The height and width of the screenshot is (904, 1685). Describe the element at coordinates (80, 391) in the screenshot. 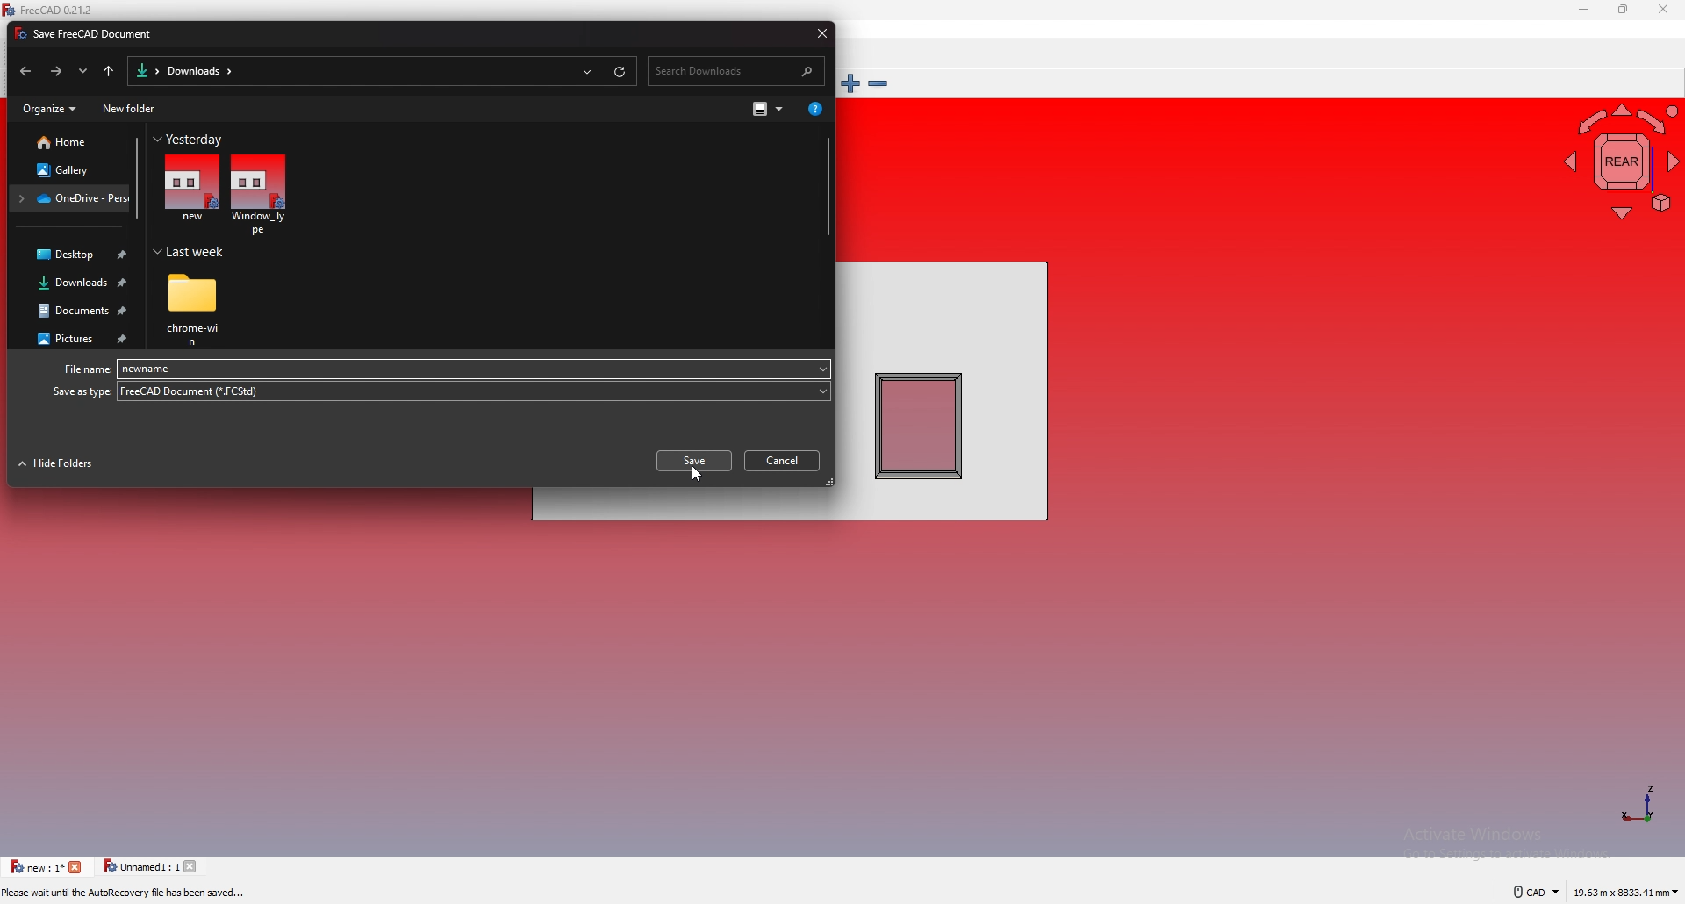

I see `Save as type` at that location.